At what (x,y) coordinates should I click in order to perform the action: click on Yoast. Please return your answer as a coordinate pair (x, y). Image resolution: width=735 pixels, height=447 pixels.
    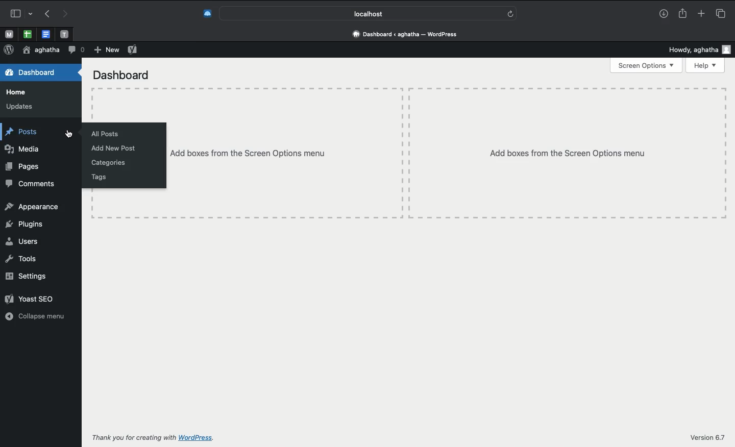
    Looking at the image, I should click on (33, 298).